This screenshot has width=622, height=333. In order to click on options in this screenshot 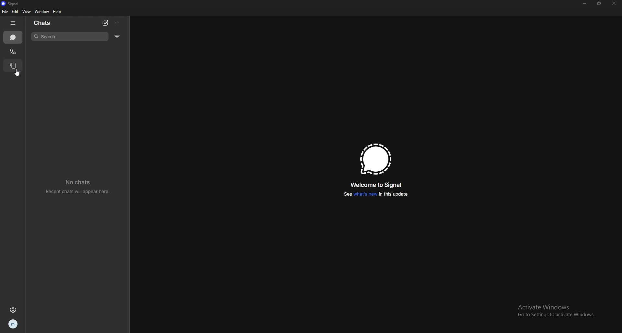, I will do `click(118, 23)`.